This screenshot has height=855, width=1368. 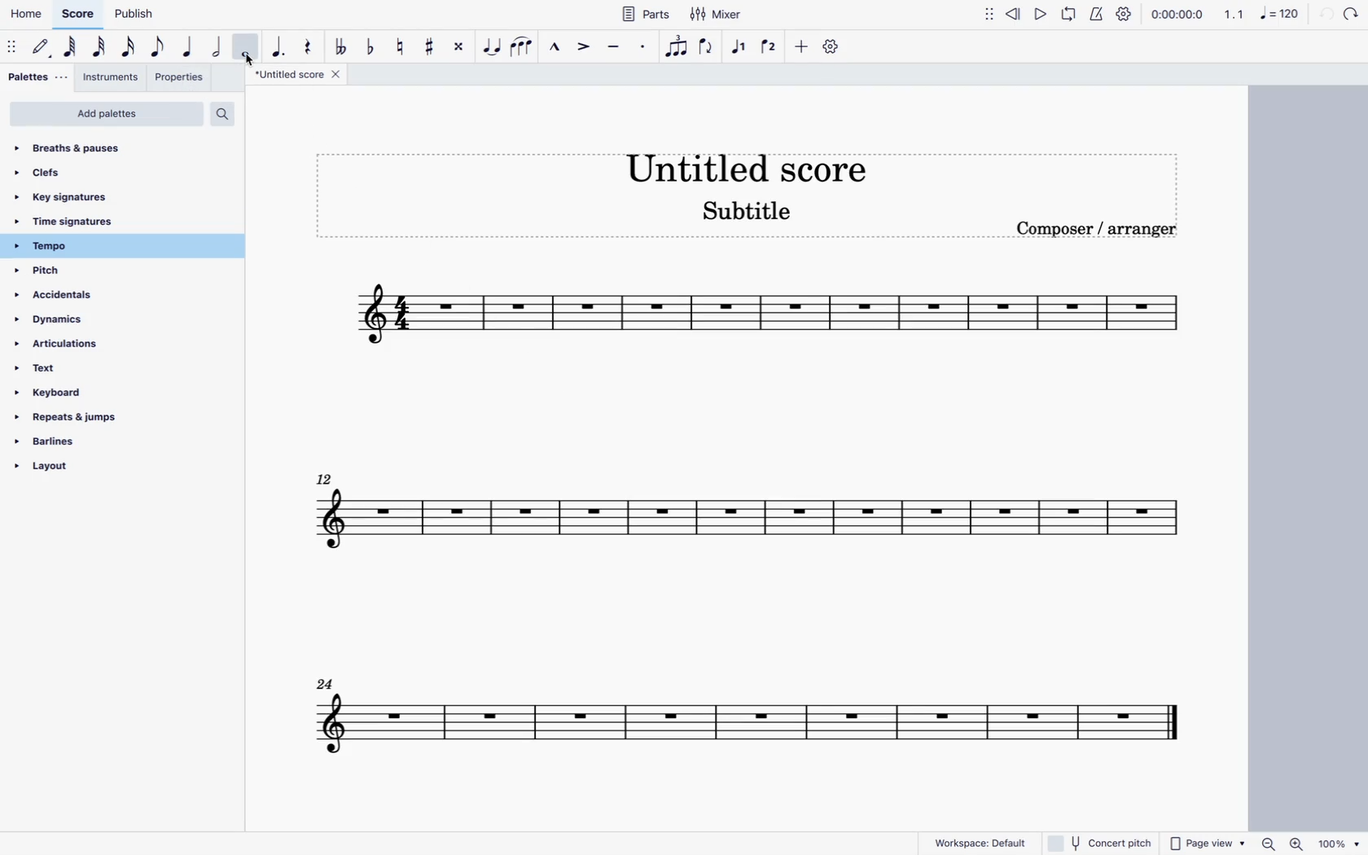 What do you see at coordinates (428, 46) in the screenshot?
I see `toggle sharp` at bounding box center [428, 46].